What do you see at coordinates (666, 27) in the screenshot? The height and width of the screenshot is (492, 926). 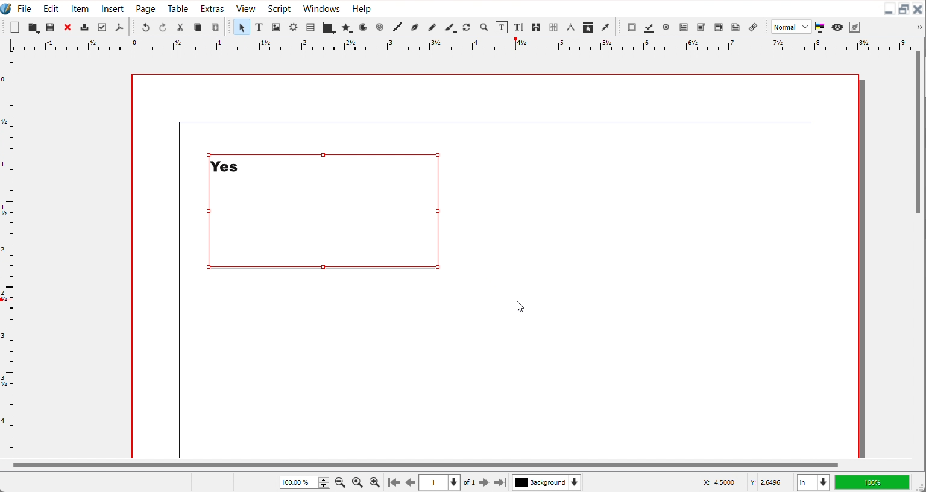 I see `PDF radio button` at bounding box center [666, 27].